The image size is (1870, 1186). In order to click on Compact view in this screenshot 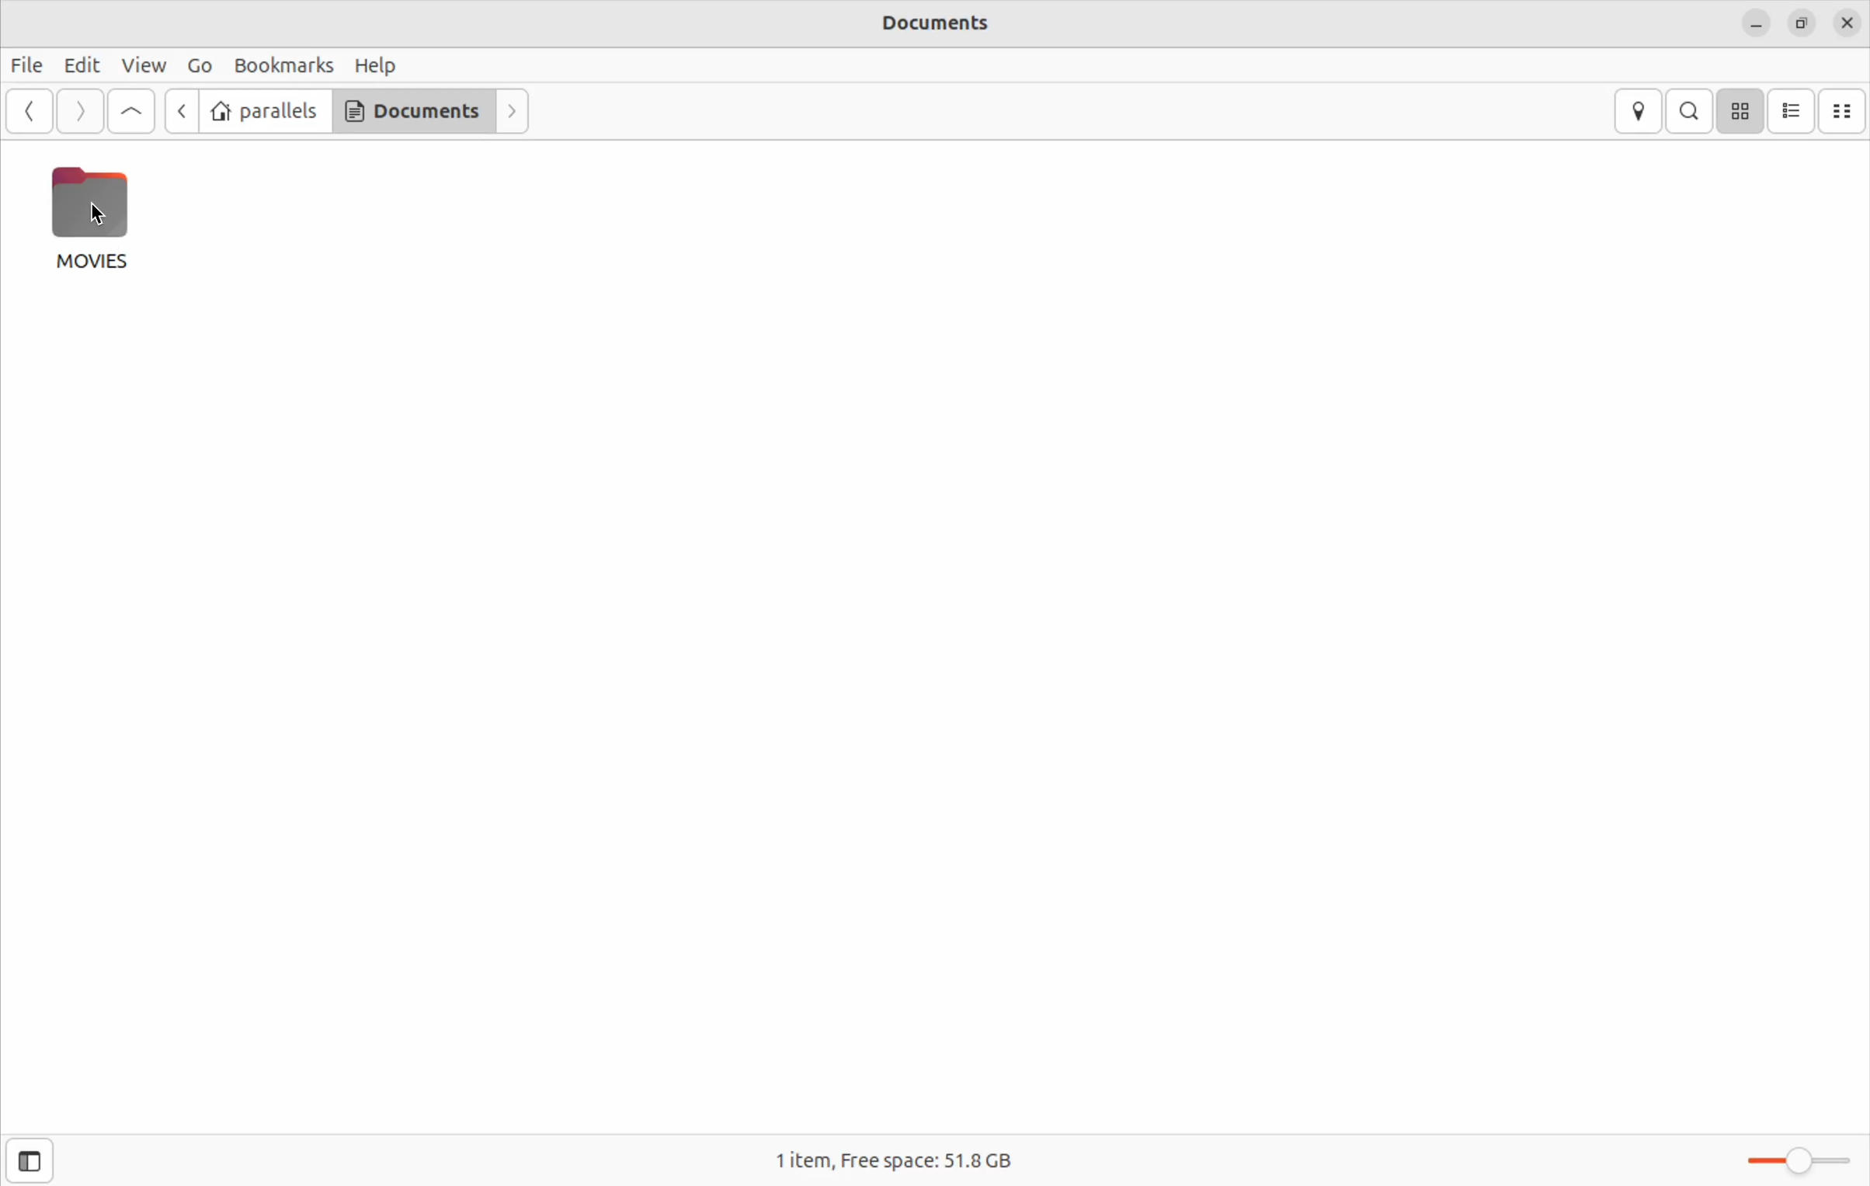, I will do `click(1847, 111)`.